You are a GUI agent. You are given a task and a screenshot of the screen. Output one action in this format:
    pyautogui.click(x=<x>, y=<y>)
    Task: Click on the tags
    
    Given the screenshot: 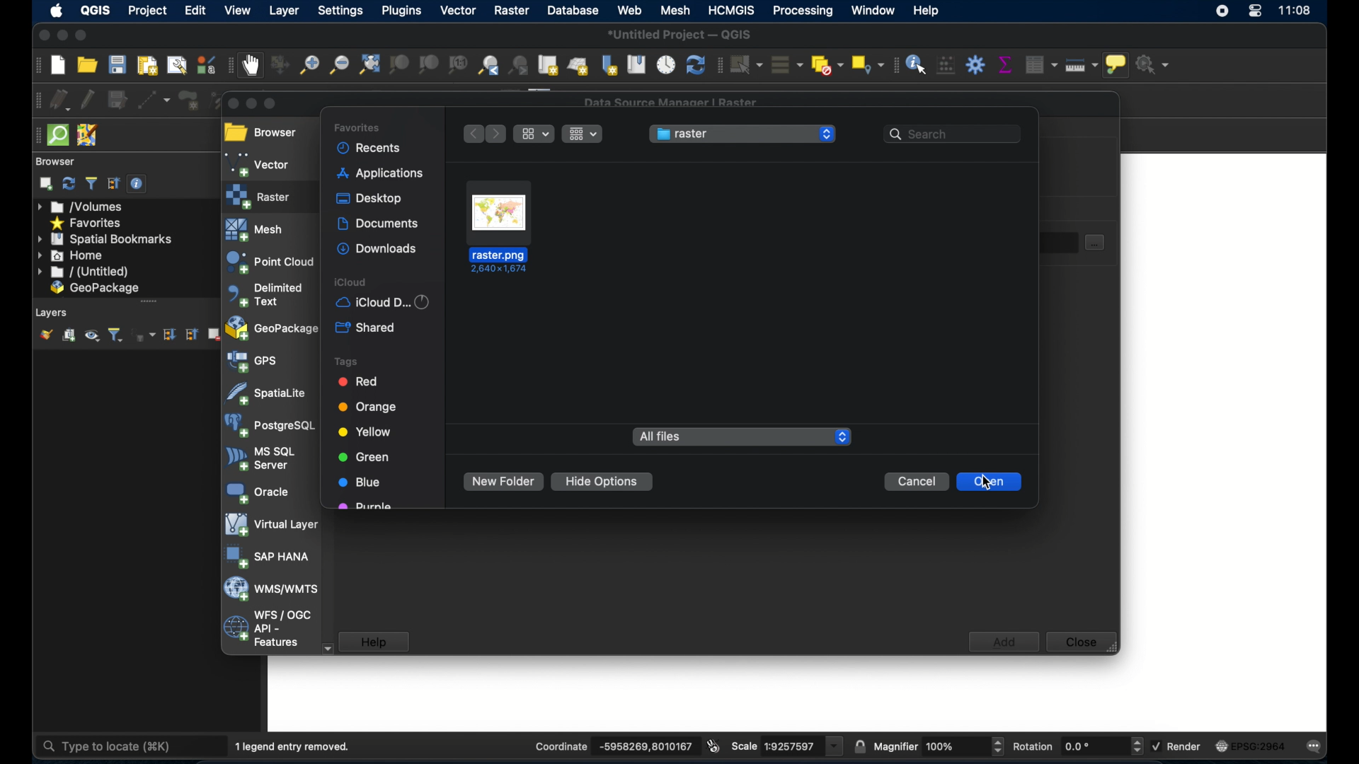 What is the action you would take?
    pyautogui.click(x=347, y=360)
    